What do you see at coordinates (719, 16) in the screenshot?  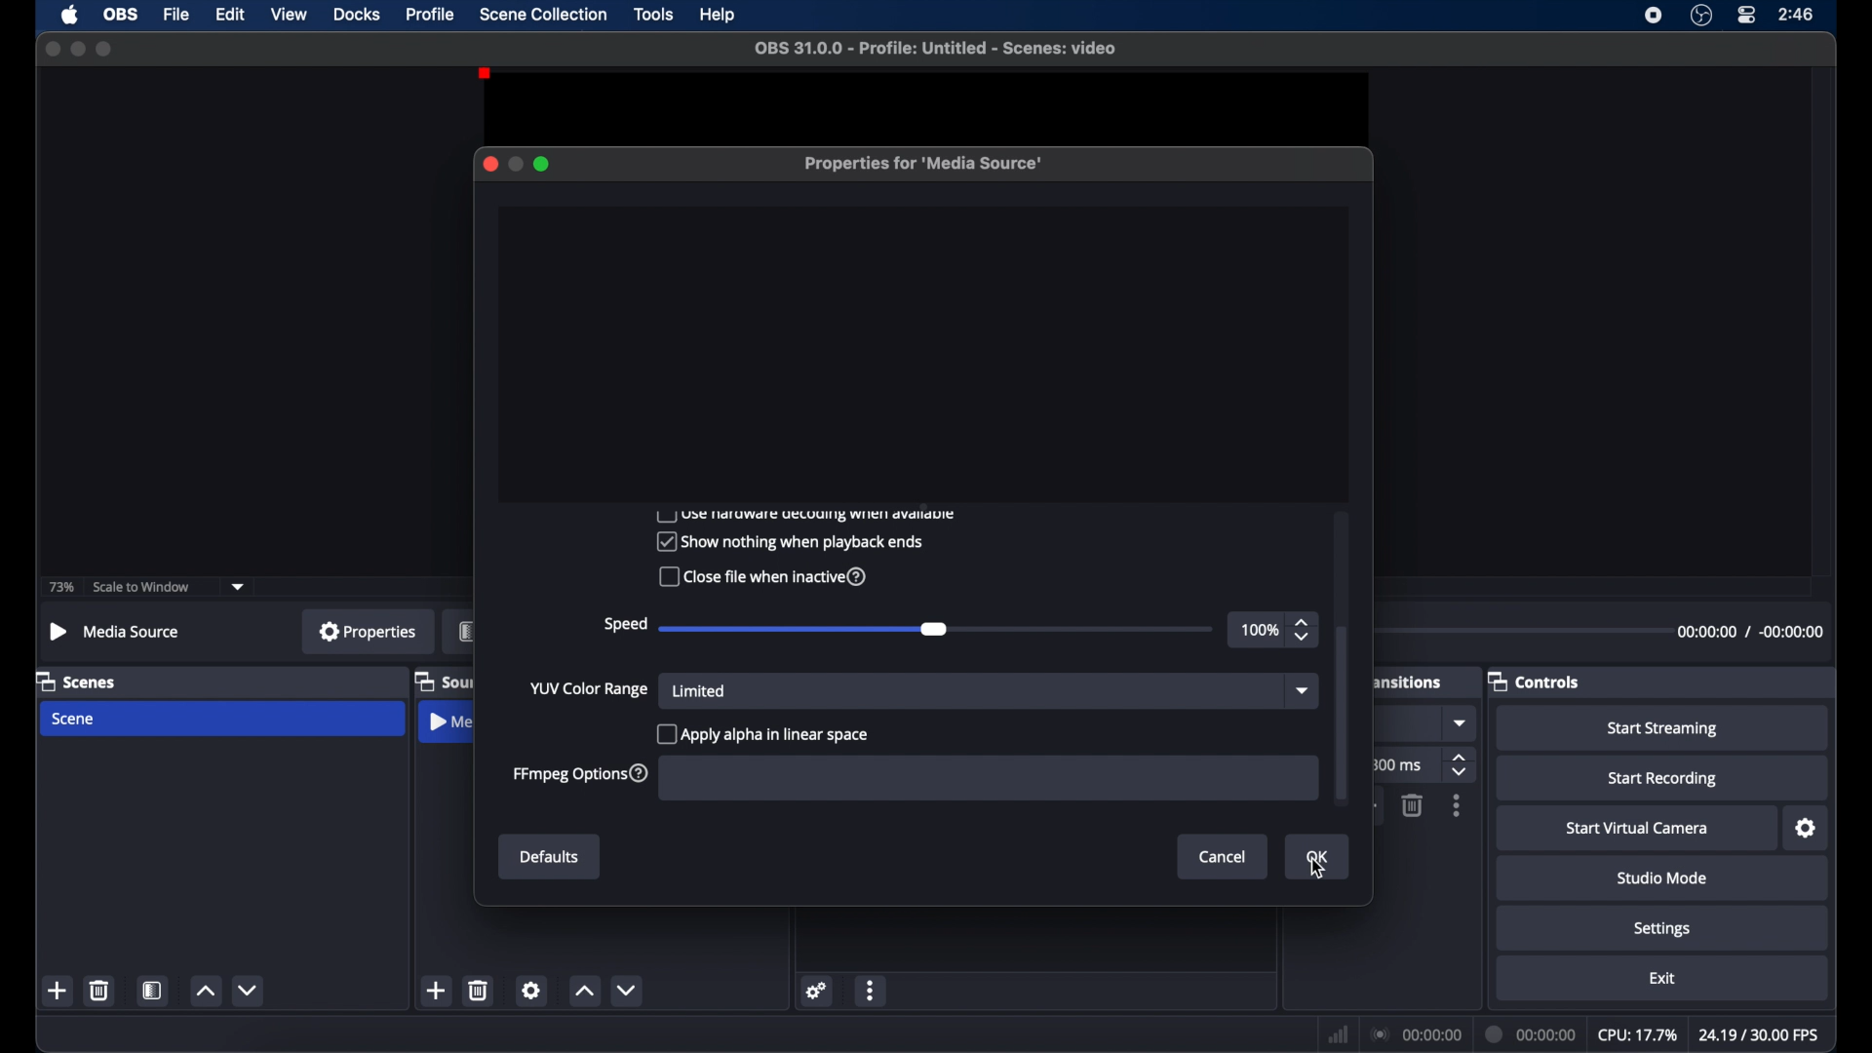 I see `help` at bounding box center [719, 16].